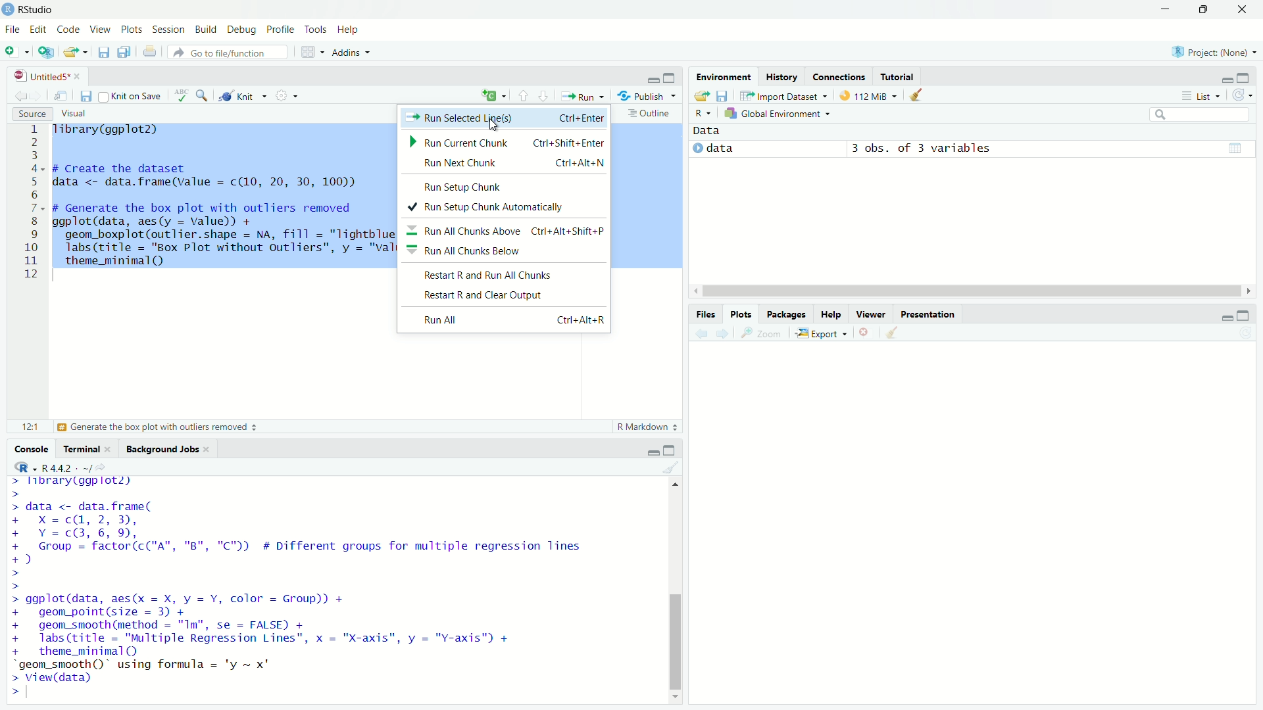 The height and width of the screenshot is (710, 1263). I want to click on clear, so click(914, 97).